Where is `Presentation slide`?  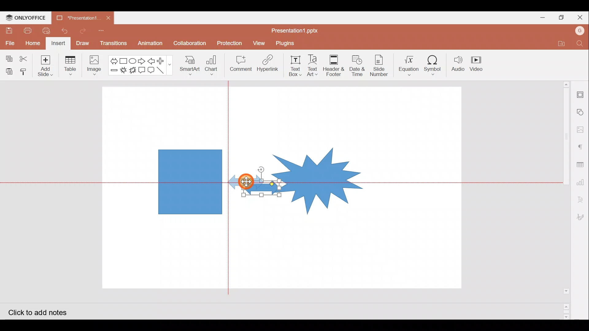 Presentation slide is located at coordinates (410, 189).